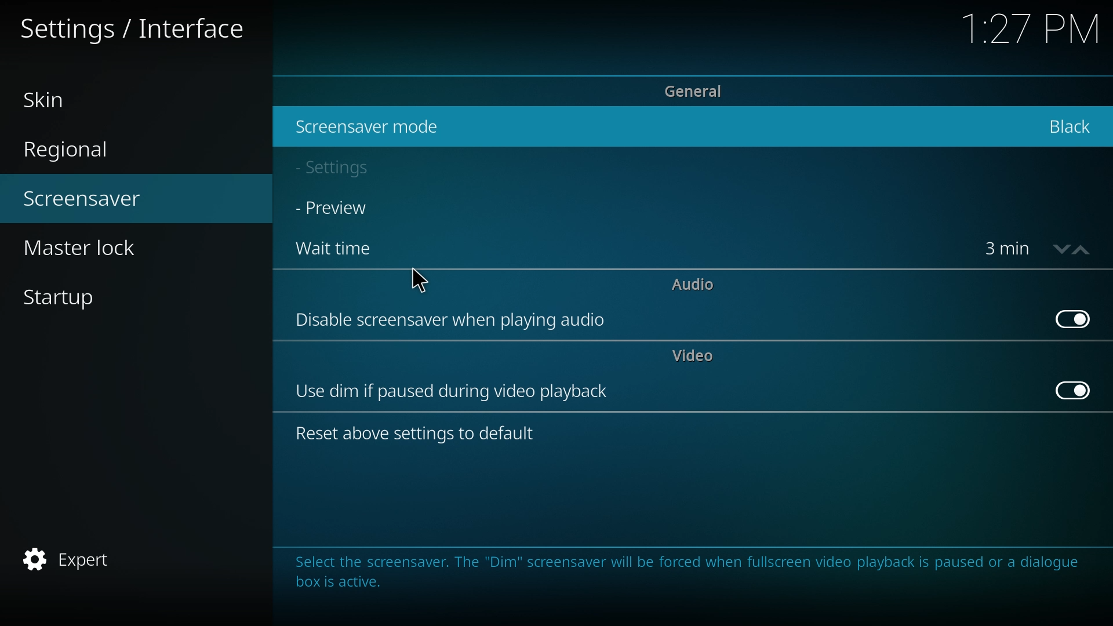  I want to click on screensaver mode, so click(369, 126).